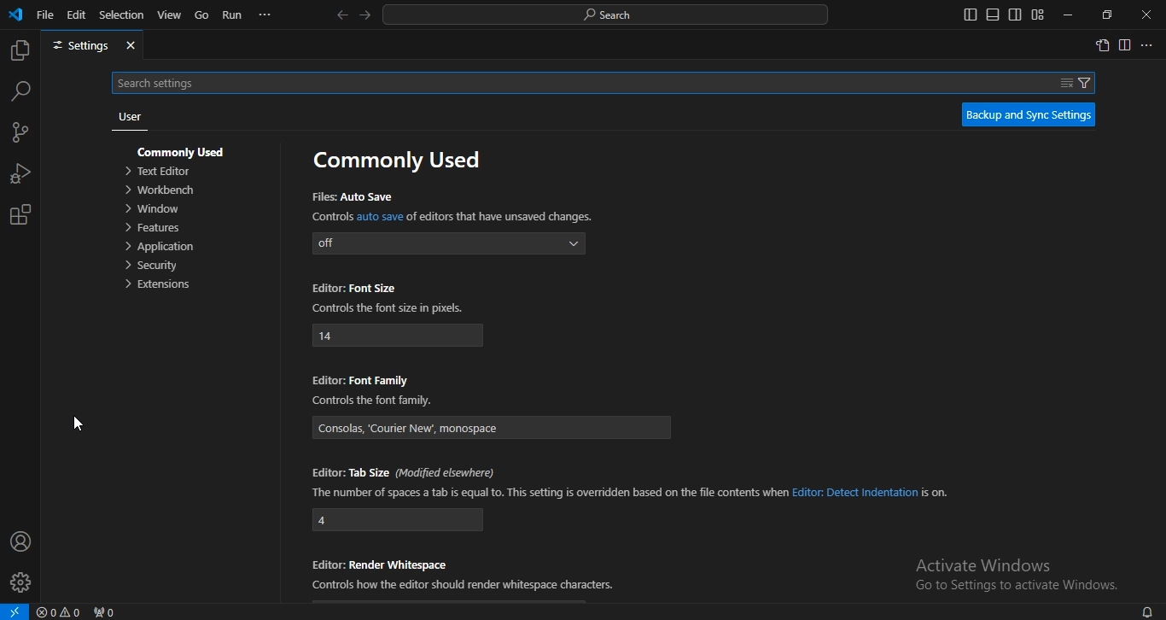  Describe the element at coordinates (165, 190) in the screenshot. I see `workbench` at that location.